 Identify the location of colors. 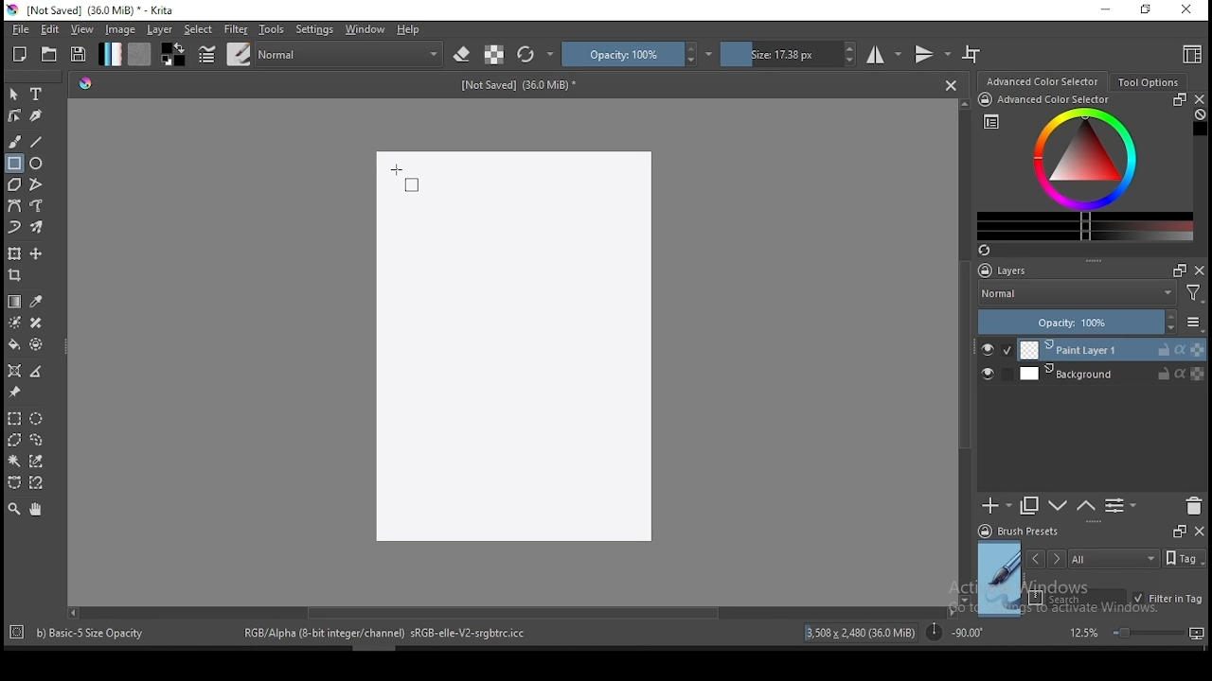
(173, 54).